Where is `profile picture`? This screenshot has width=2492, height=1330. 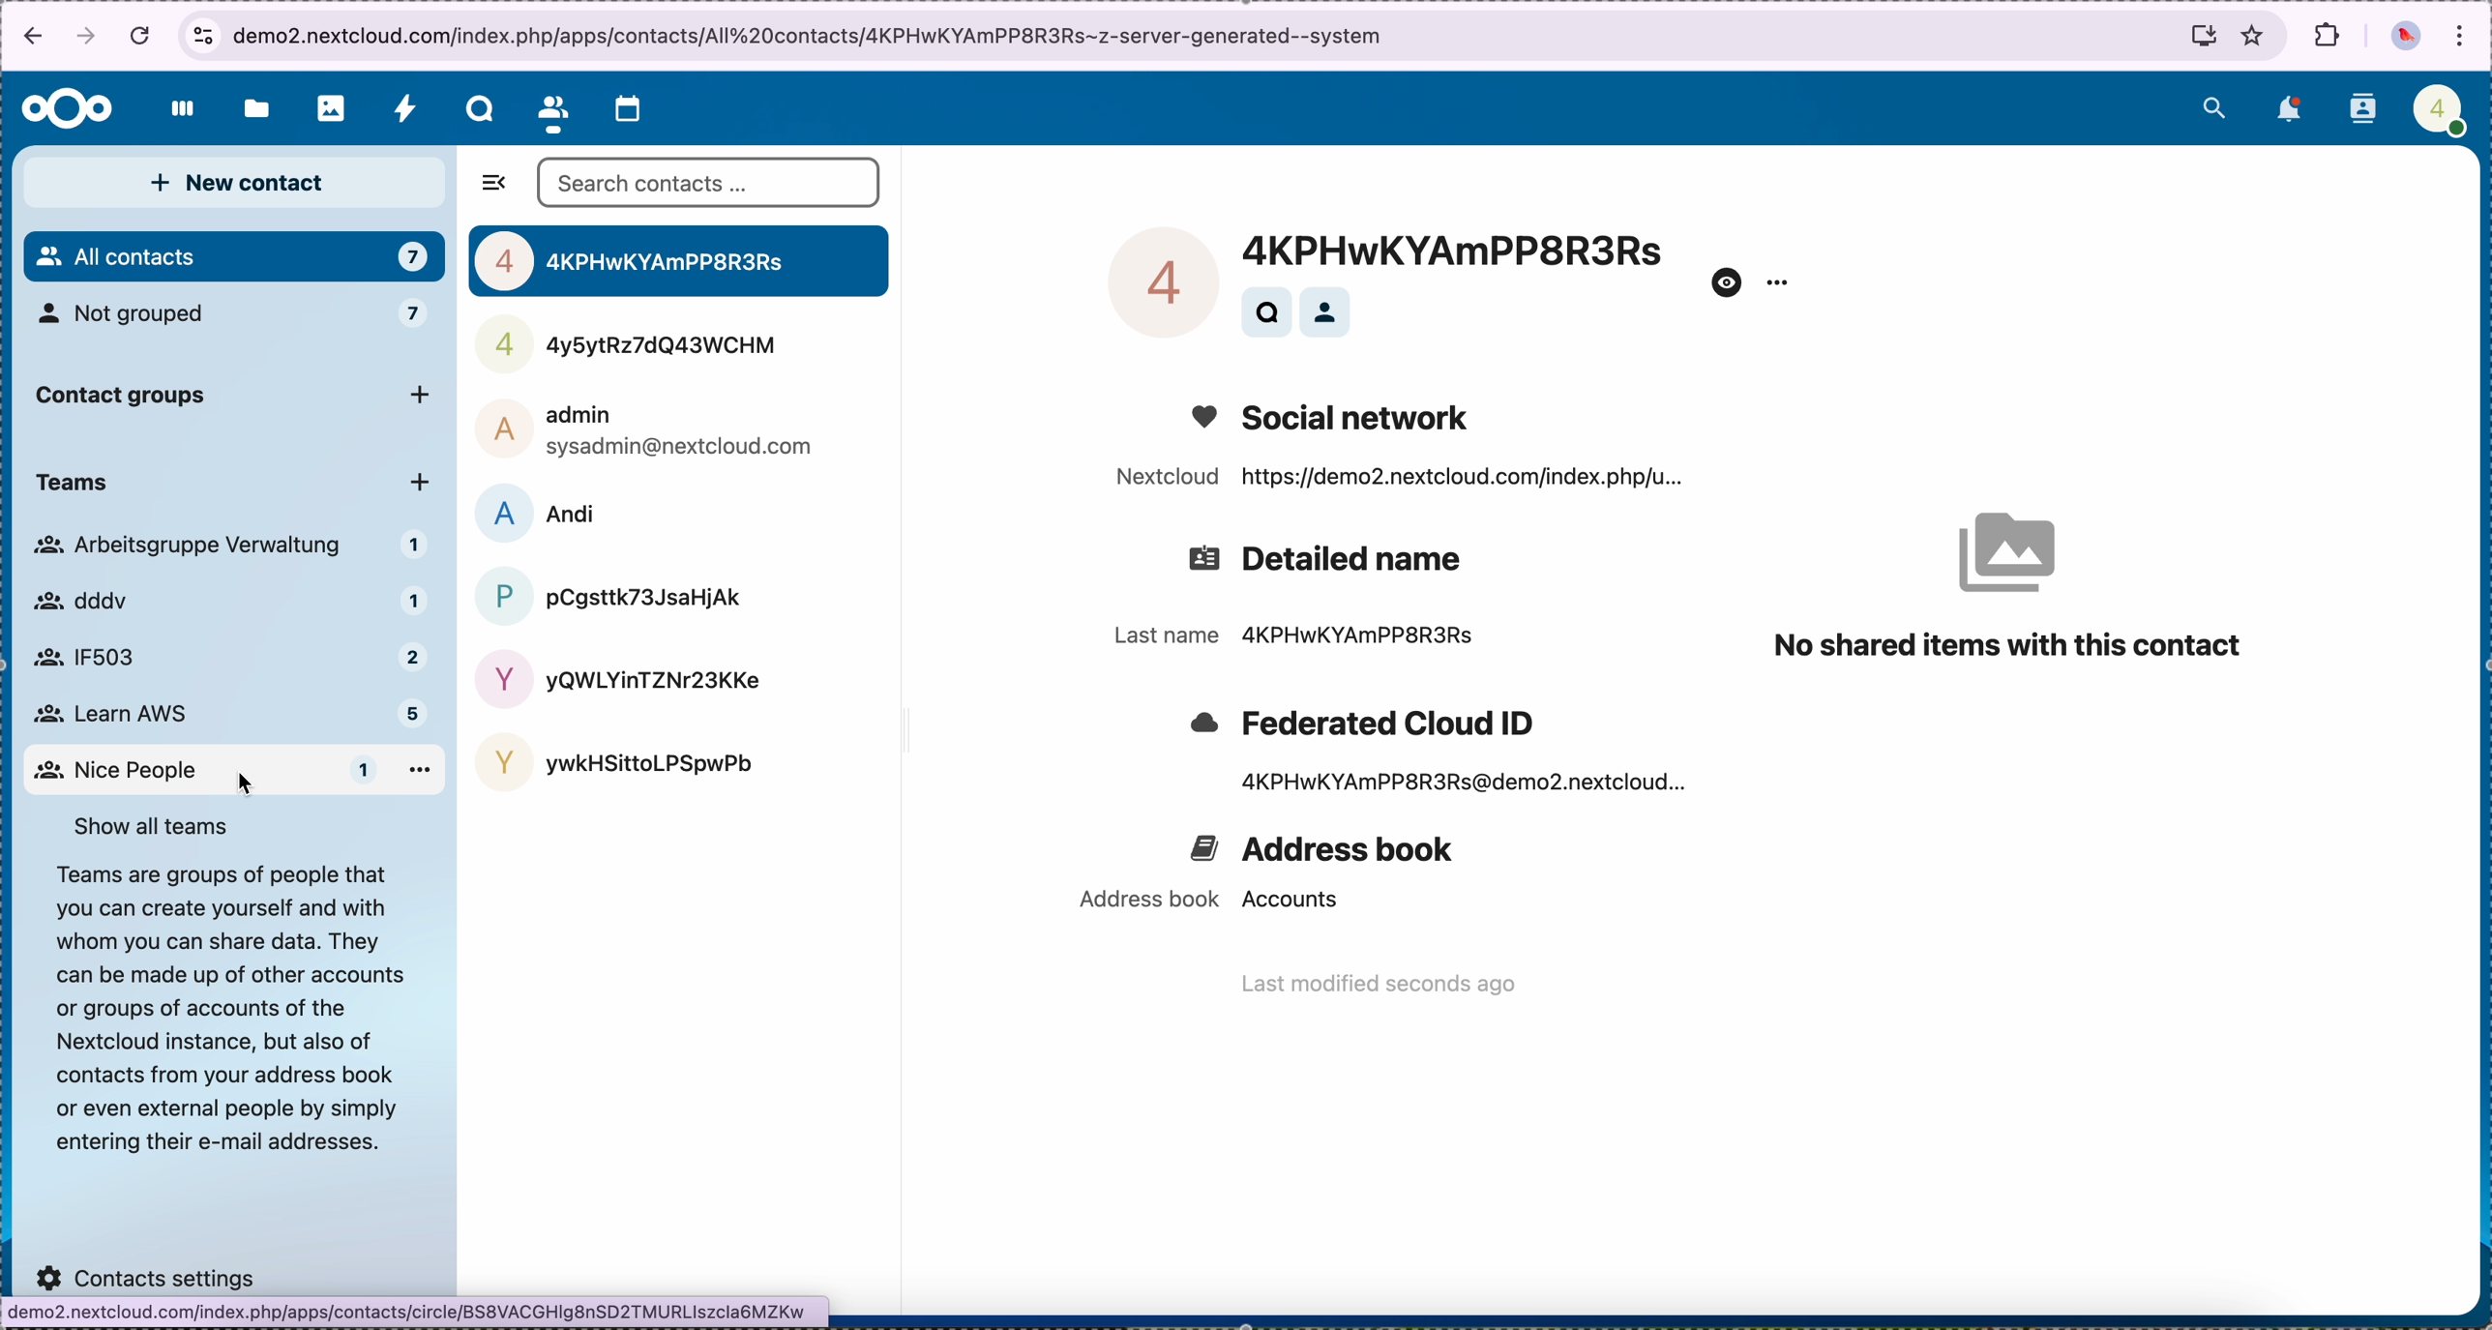 profile picture is located at coordinates (1149, 280).